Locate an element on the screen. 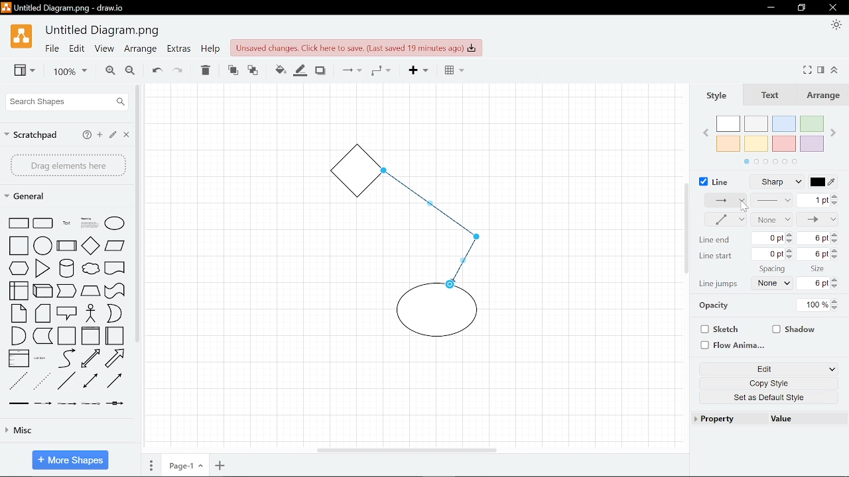 The width and height of the screenshot is (849, 477). Delete is located at coordinates (206, 70).